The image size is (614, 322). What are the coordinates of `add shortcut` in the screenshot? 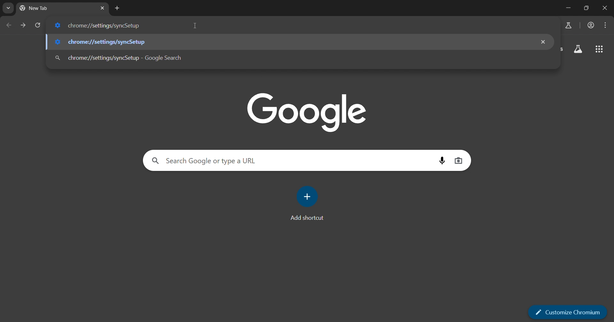 It's located at (309, 203).